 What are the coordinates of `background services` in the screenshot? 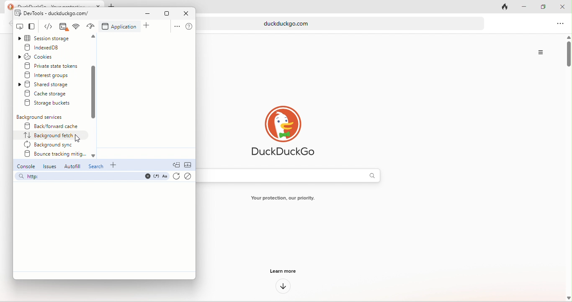 It's located at (41, 117).